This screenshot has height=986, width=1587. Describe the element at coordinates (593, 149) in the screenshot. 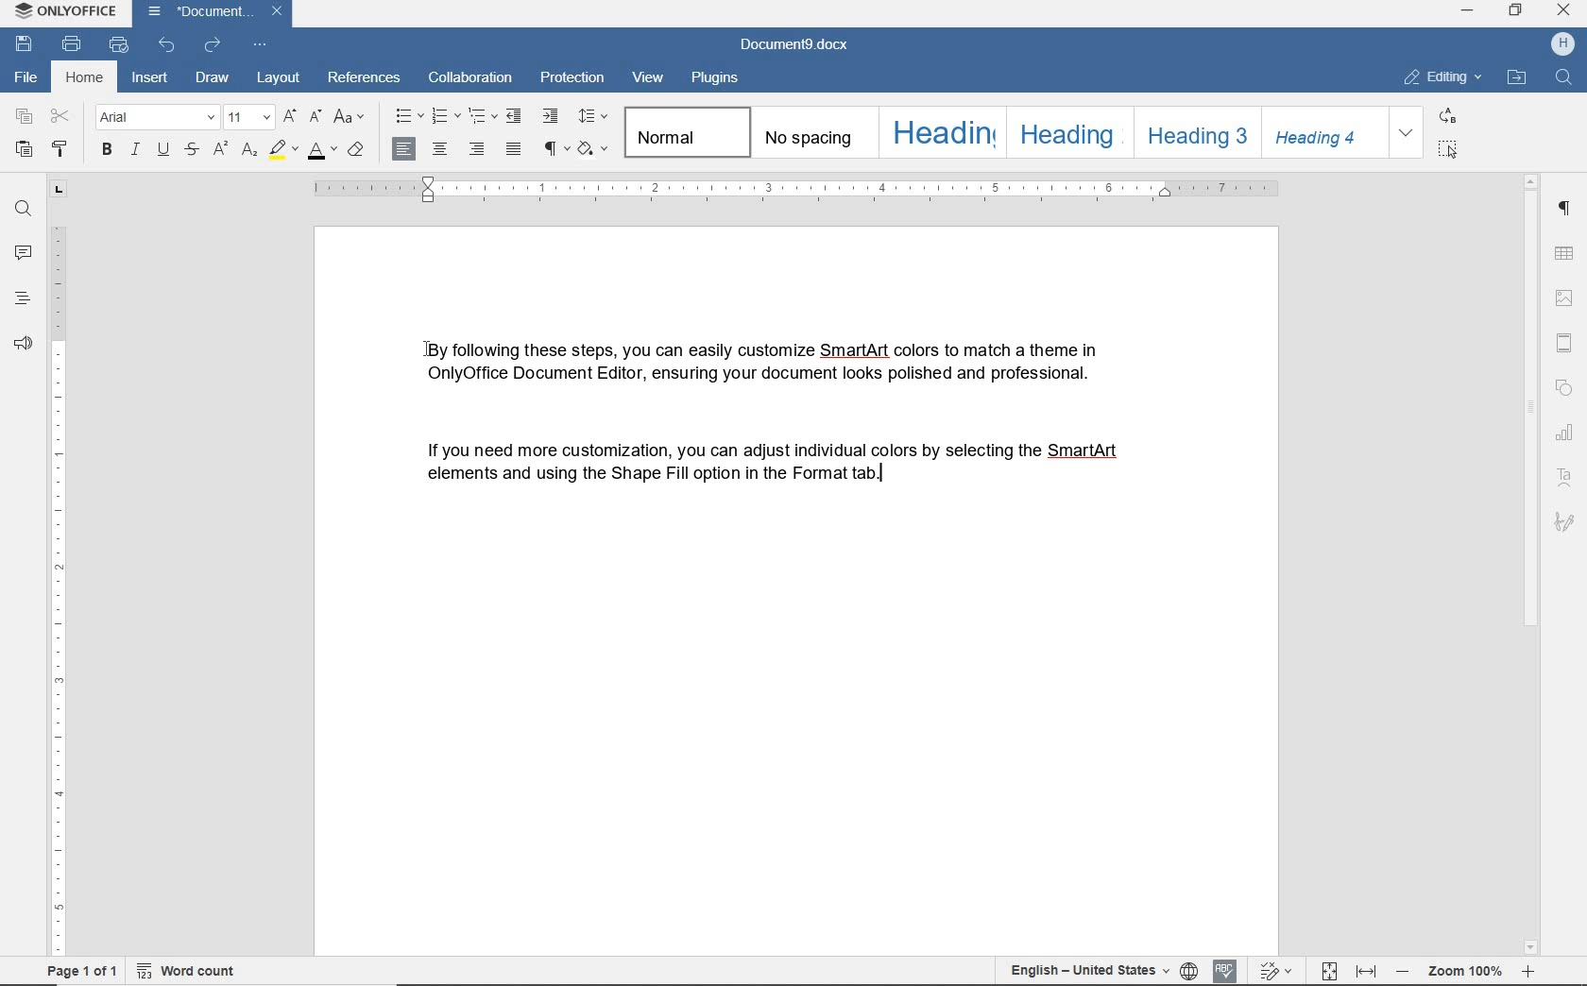

I see `shading` at that location.